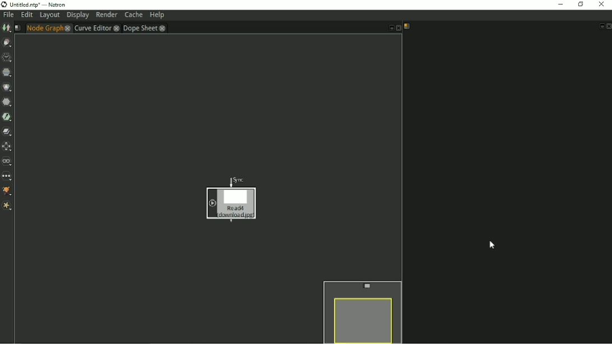  Describe the element at coordinates (7, 207) in the screenshot. I see `Extra` at that location.